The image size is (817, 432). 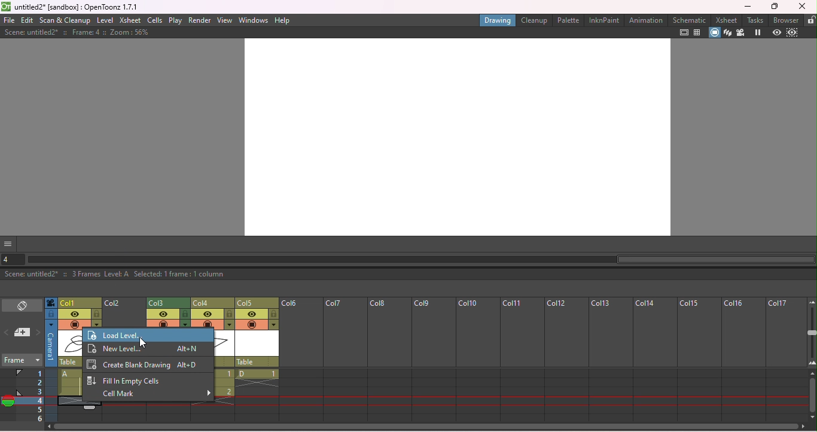 What do you see at coordinates (74, 314) in the screenshot?
I see `Preview visibility toggle` at bounding box center [74, 314].